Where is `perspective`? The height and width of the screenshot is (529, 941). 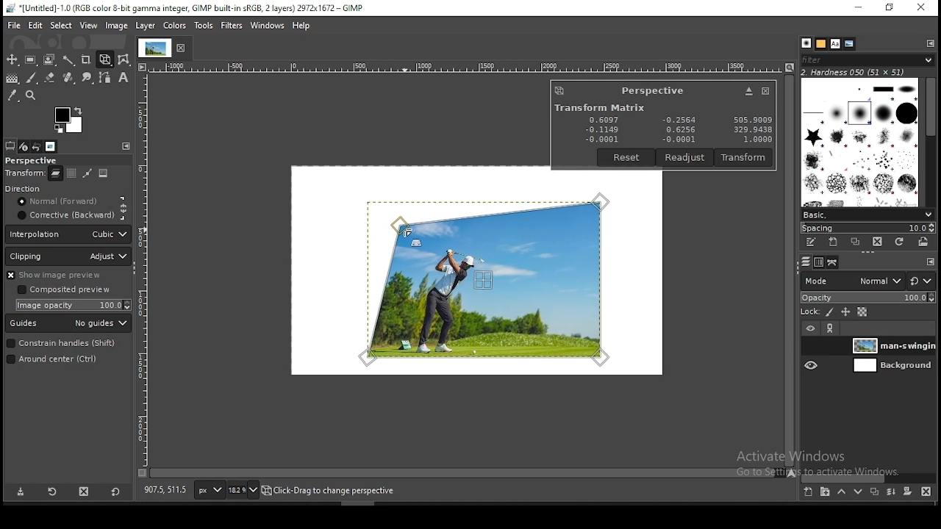 perspective is located at coordinates (653, 90).